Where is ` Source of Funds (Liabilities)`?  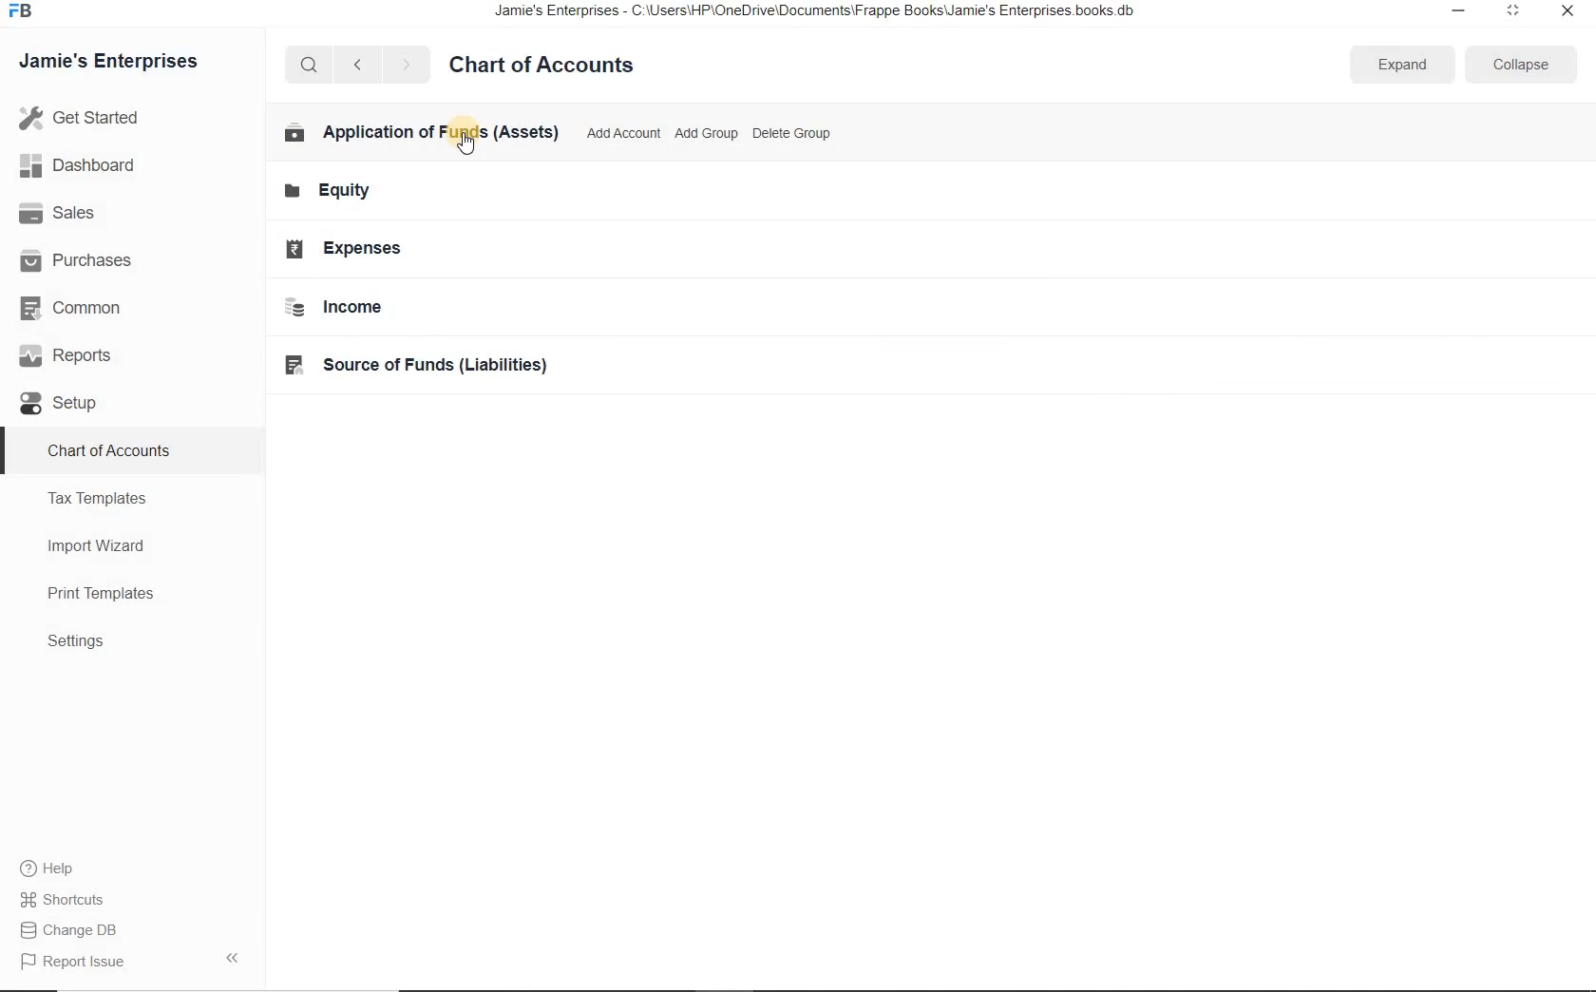
 Source of Funds (Liabilities) is located at coordinates (450, 365).